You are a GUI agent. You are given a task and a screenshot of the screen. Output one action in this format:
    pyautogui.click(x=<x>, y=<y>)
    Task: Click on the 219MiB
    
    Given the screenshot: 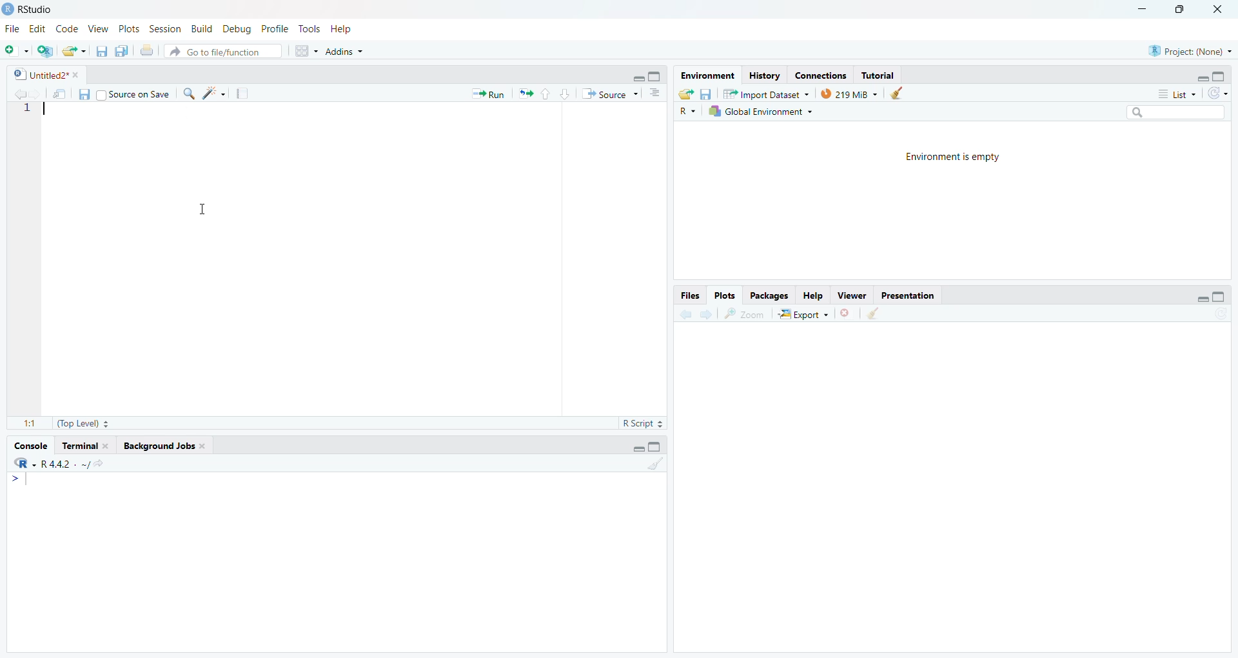 What is the action you would take?
    pyautogui.click(x=849, y=93)
    